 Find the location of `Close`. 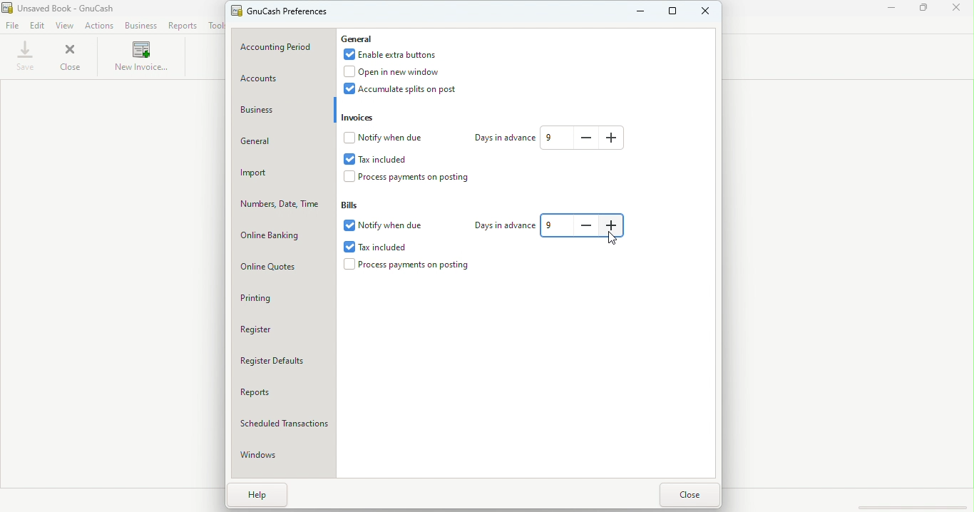

Close is located at coordinates (691, 495).